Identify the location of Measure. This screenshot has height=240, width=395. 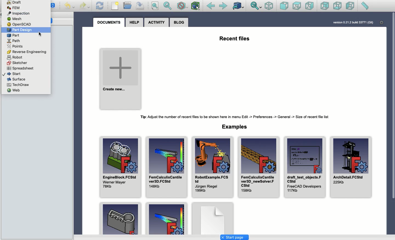
(365, 6).